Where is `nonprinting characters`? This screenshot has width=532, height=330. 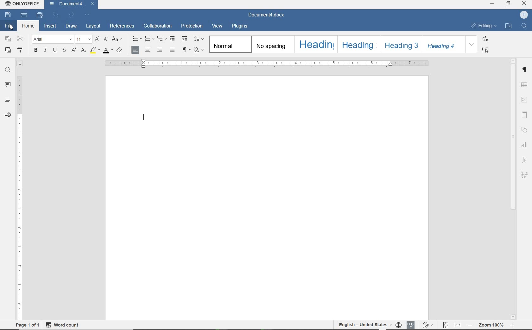 nonprinting characters is located at coordinates (186, 50).